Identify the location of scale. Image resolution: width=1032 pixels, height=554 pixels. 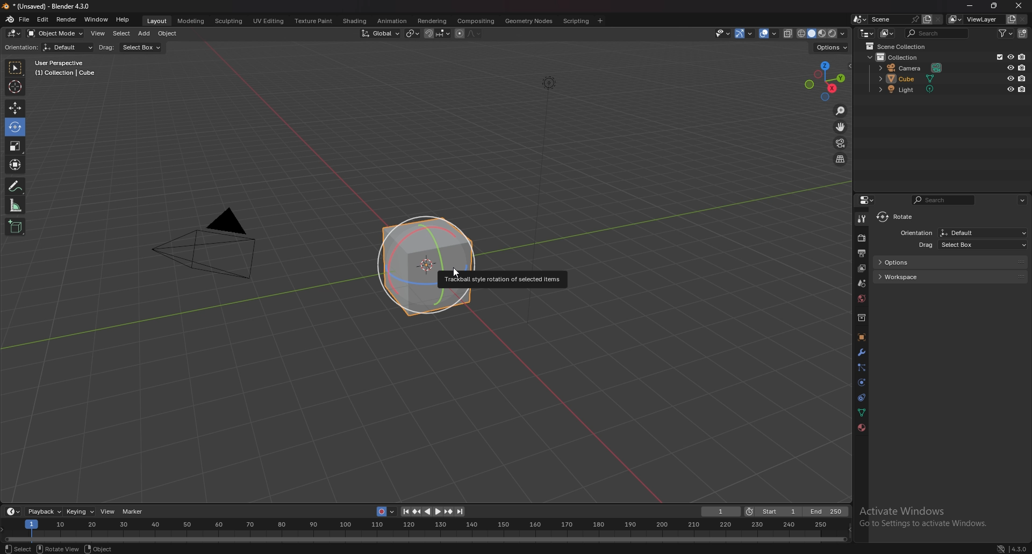
(15, 146).